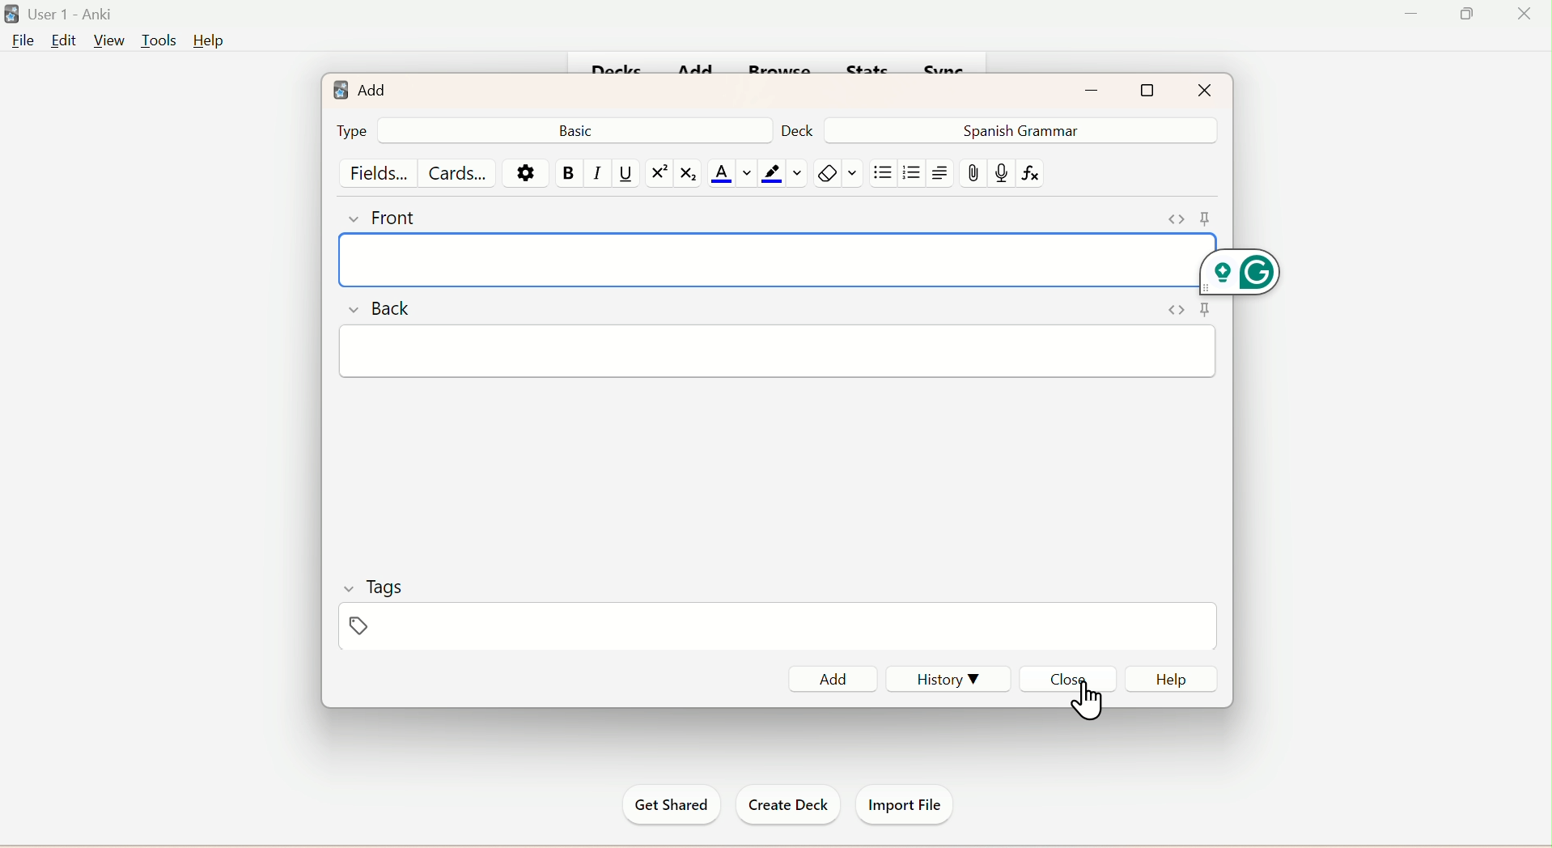 The height and width of the screenshot is (848, 1552). What do you see at coordinates (1245, 270) in the screenshot?
I see `Grammarly` at bounding box center [1245, 270].